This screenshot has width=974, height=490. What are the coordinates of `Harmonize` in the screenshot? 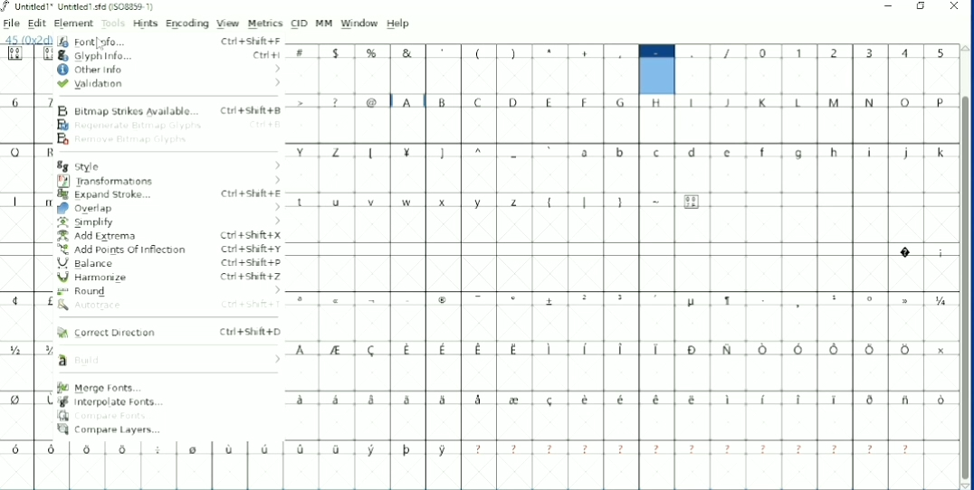 It's located at (169, 278).